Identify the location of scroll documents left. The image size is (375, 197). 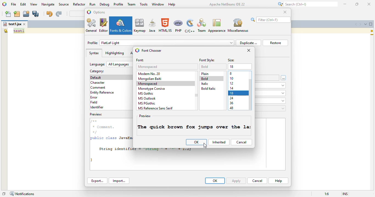
(355, 24).